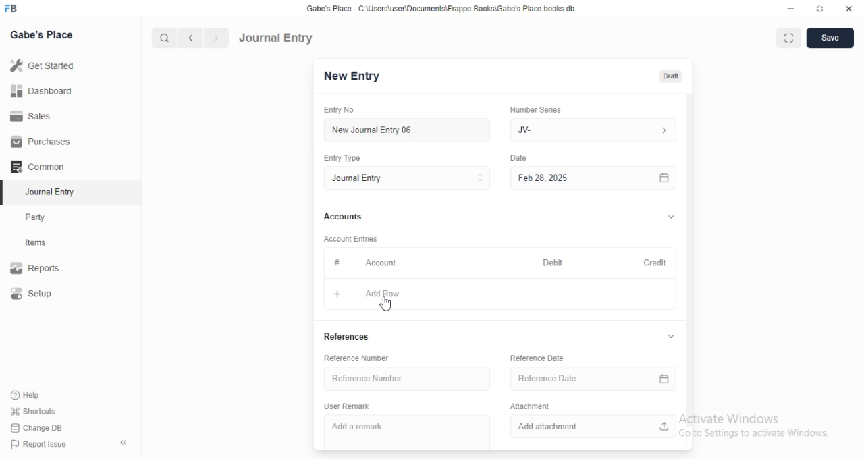 The image size is (864, 459). I want to click on Reference Date, so click(546, 358).